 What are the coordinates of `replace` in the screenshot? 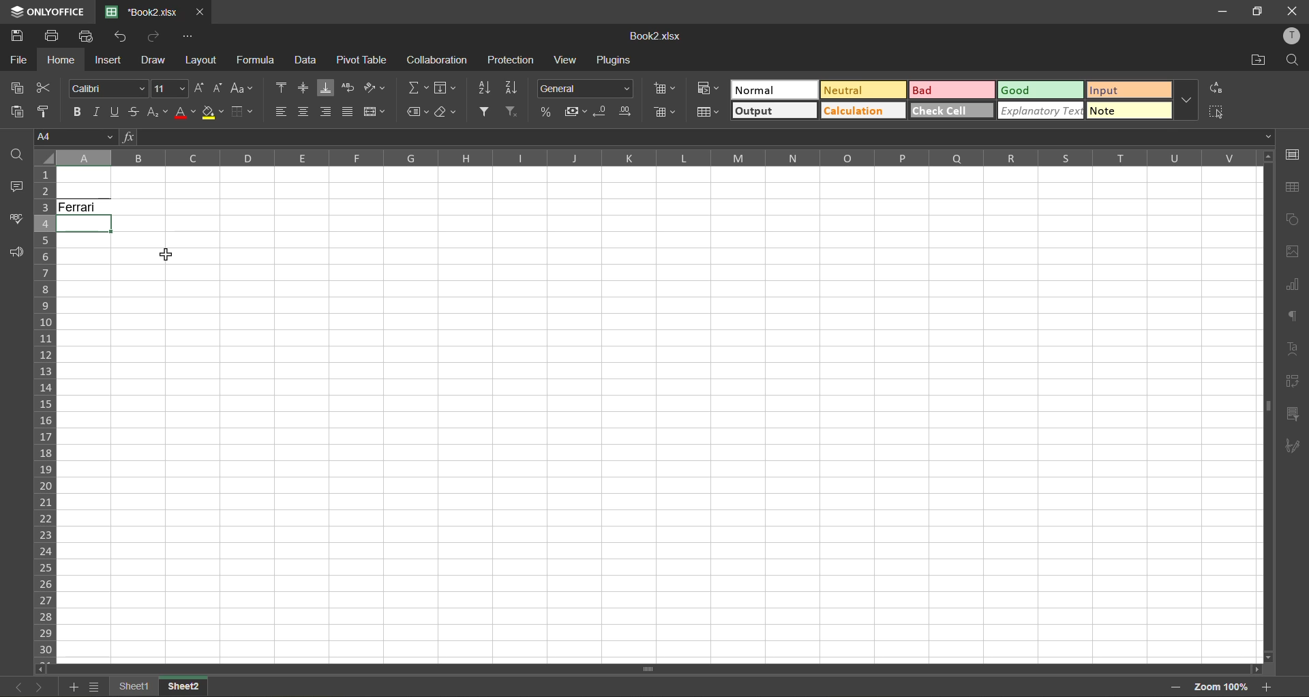 It's located at (1216, 89).